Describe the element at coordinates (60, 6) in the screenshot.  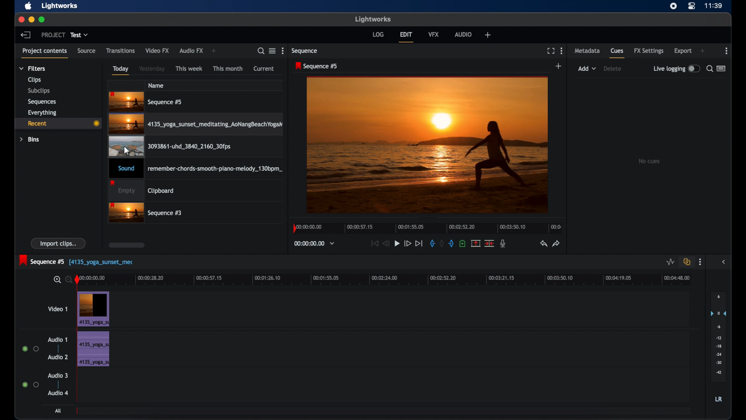
I see `lightworks` at that location.